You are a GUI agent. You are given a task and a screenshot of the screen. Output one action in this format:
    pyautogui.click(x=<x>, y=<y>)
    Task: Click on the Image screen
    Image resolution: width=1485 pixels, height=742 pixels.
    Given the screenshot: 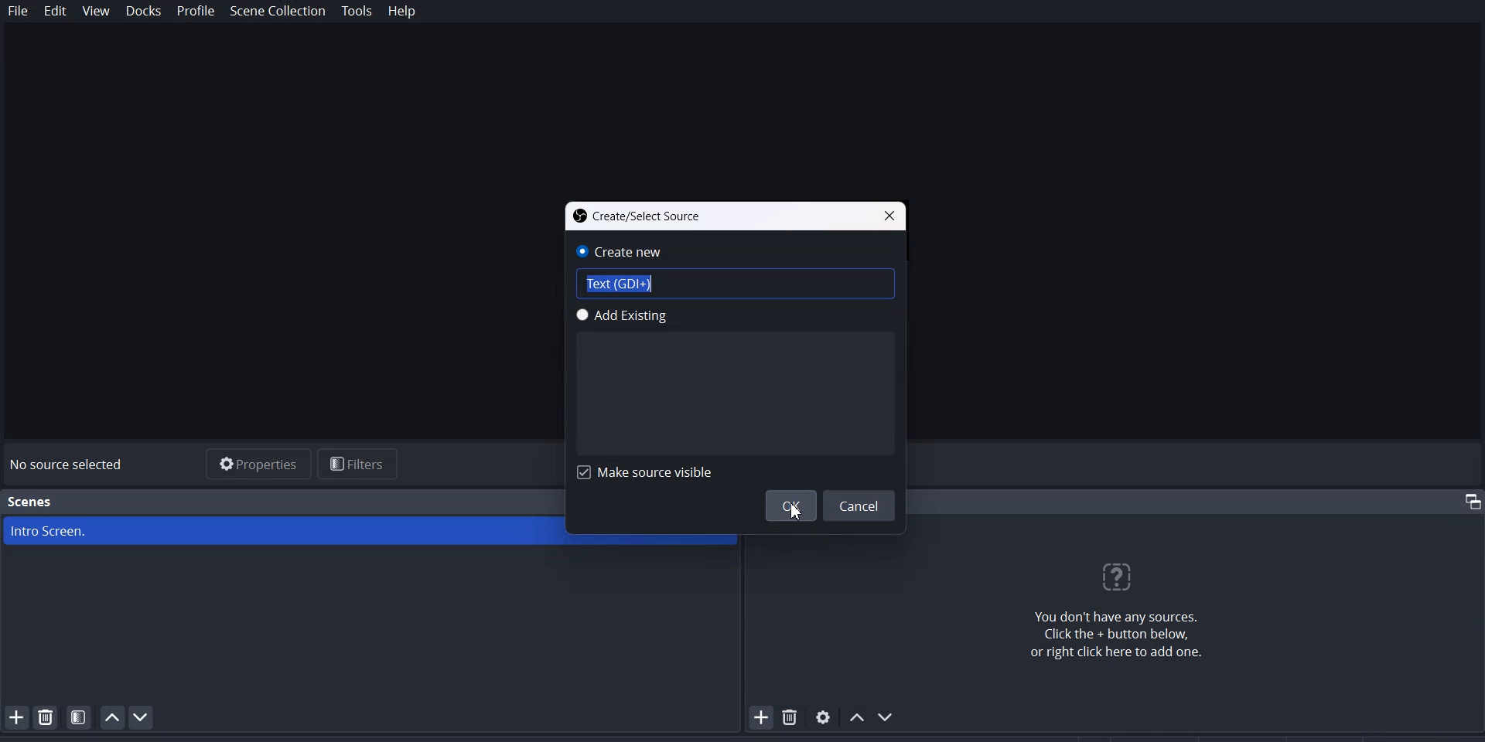 What is the action you would take?
    pyautogui.click(x=284, y=531)
    